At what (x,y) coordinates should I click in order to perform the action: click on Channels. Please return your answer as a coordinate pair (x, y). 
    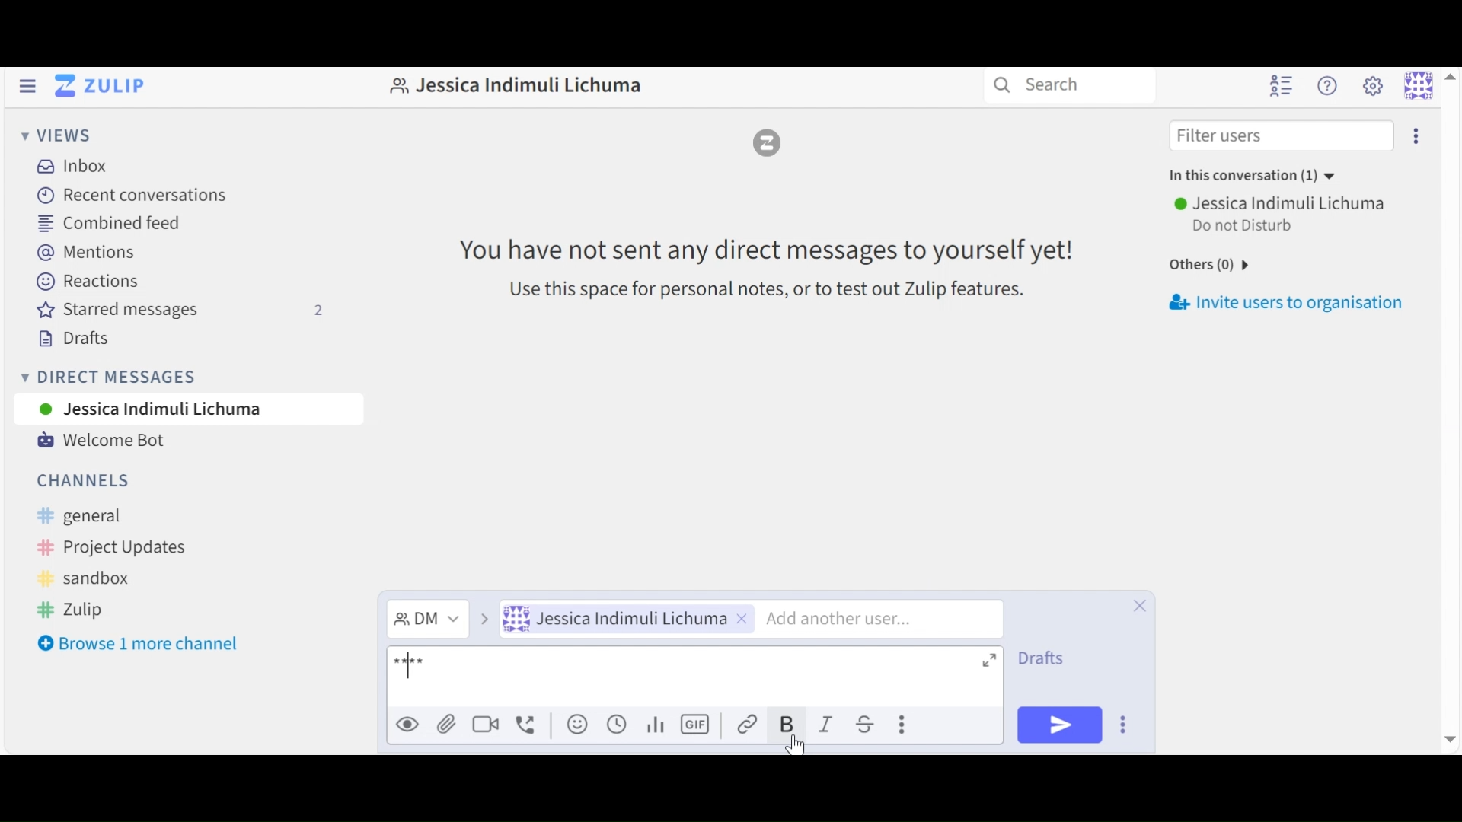
    Looking at the image, I should click on (86, 479).